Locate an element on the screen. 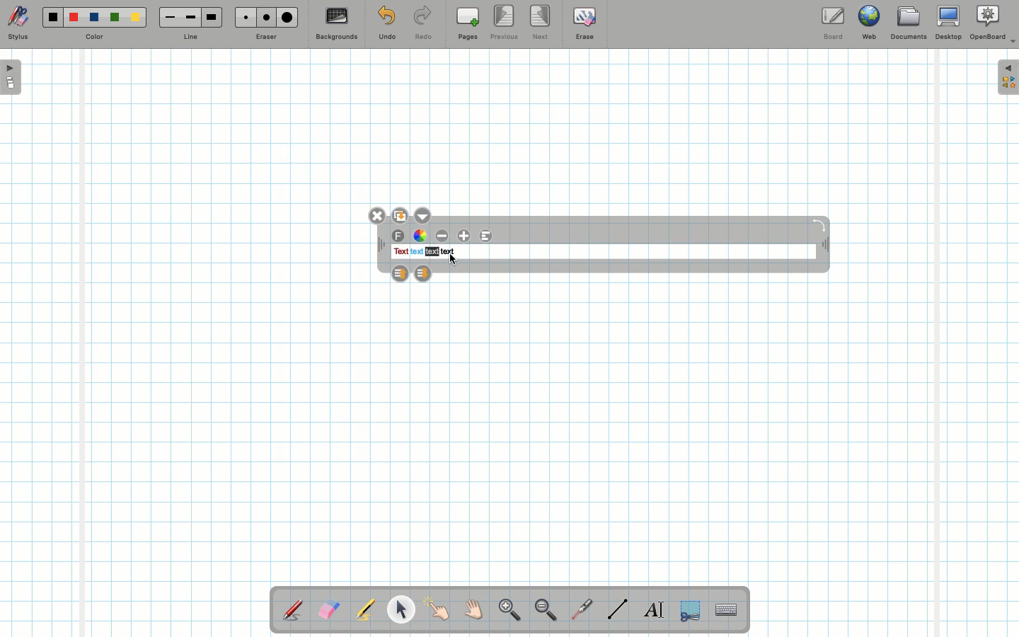  Backgrounds is located at coordinates (336, 24).